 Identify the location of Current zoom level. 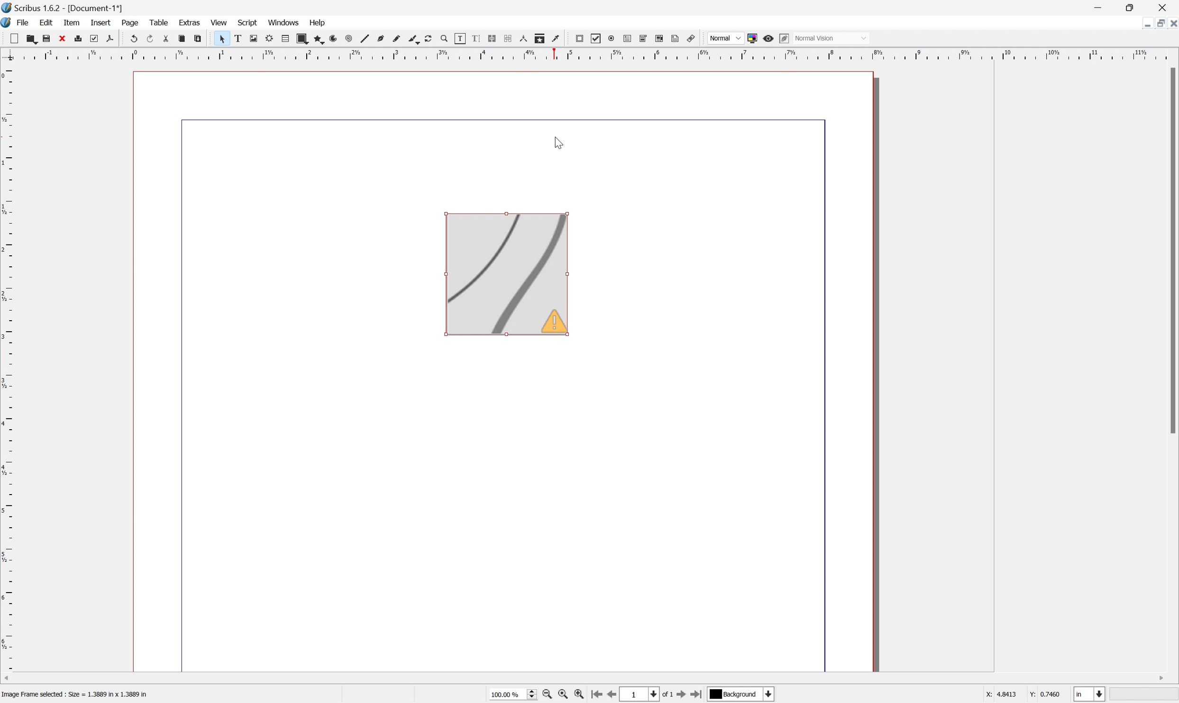
(512, 694).